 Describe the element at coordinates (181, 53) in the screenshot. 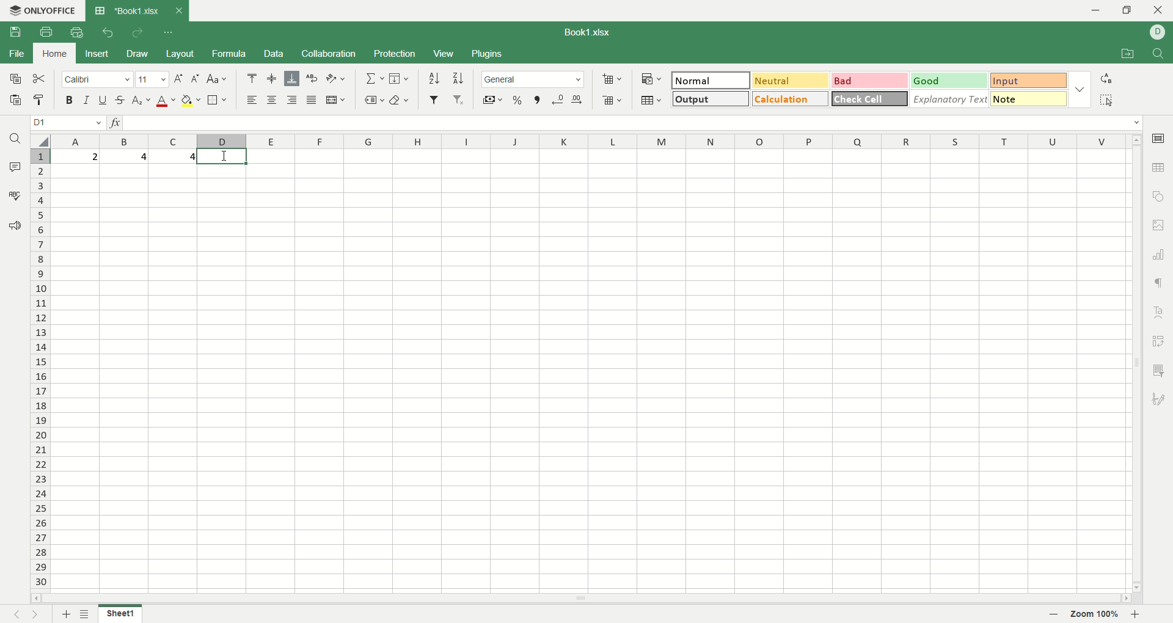

I see `layout` at that location.